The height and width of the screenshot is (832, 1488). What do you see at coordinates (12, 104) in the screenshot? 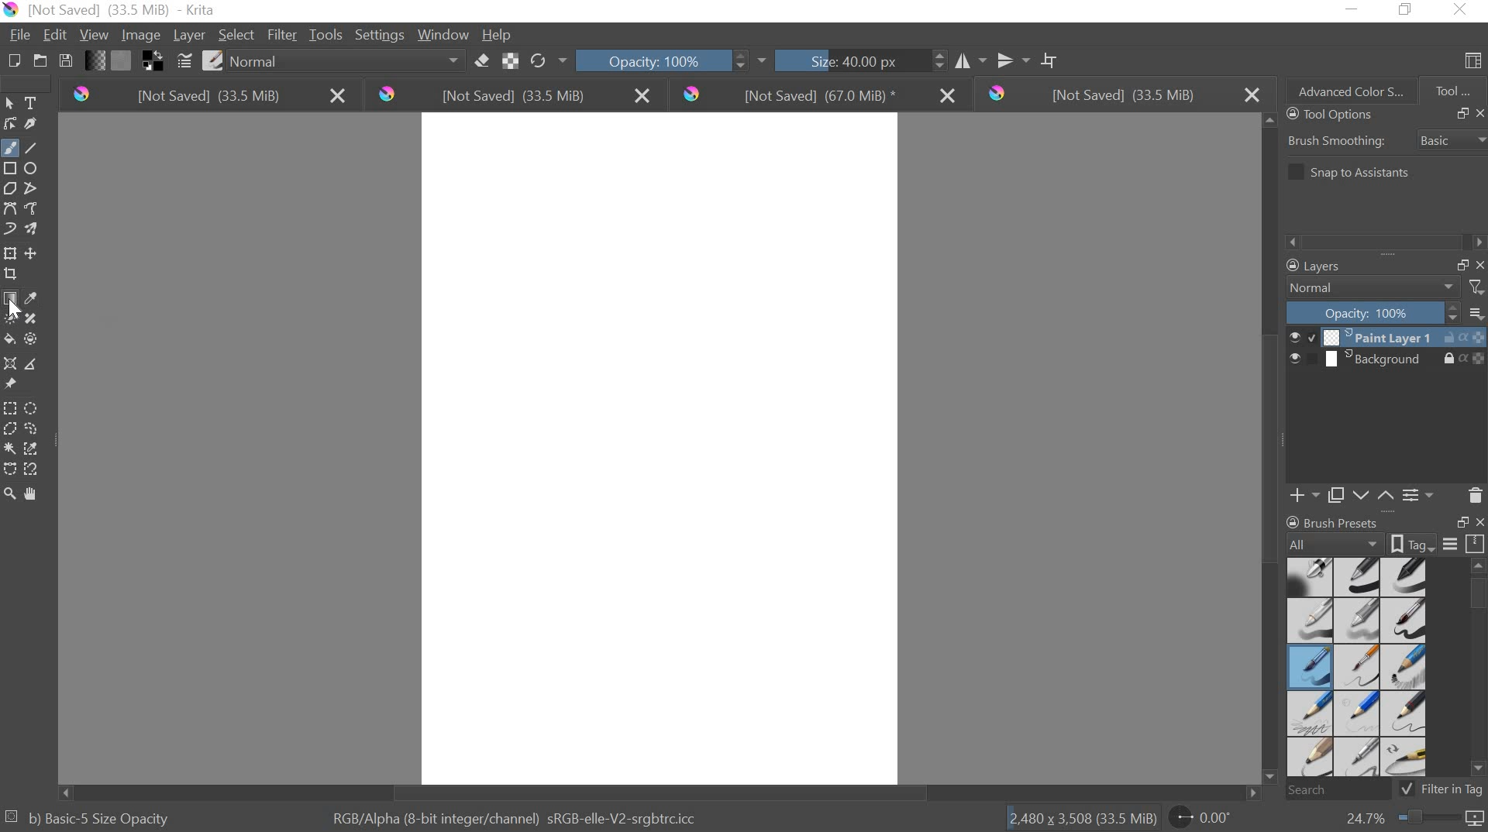
I see `select` at bounding box center [12, 104].